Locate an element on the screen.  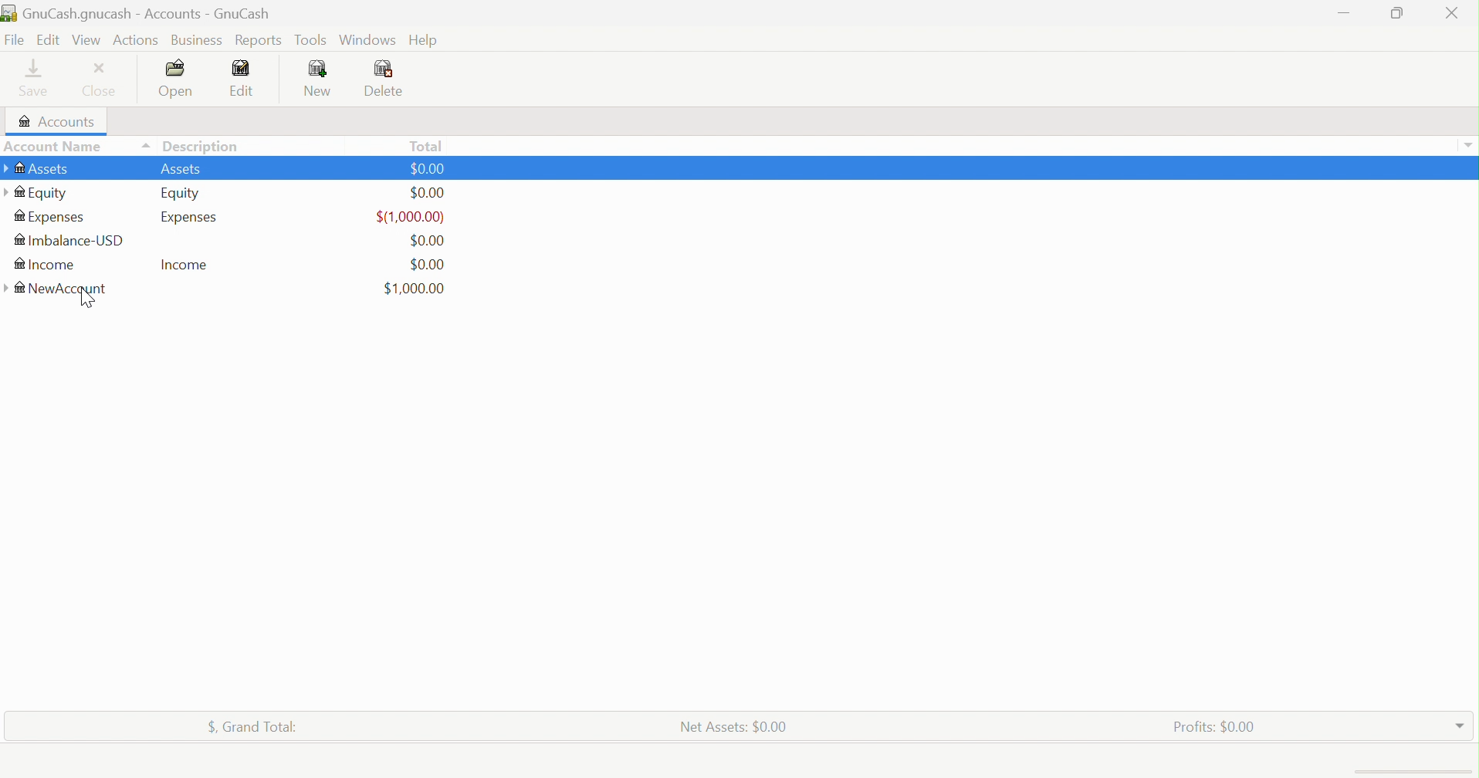
Minimize is located at coordinates (1347, 13).